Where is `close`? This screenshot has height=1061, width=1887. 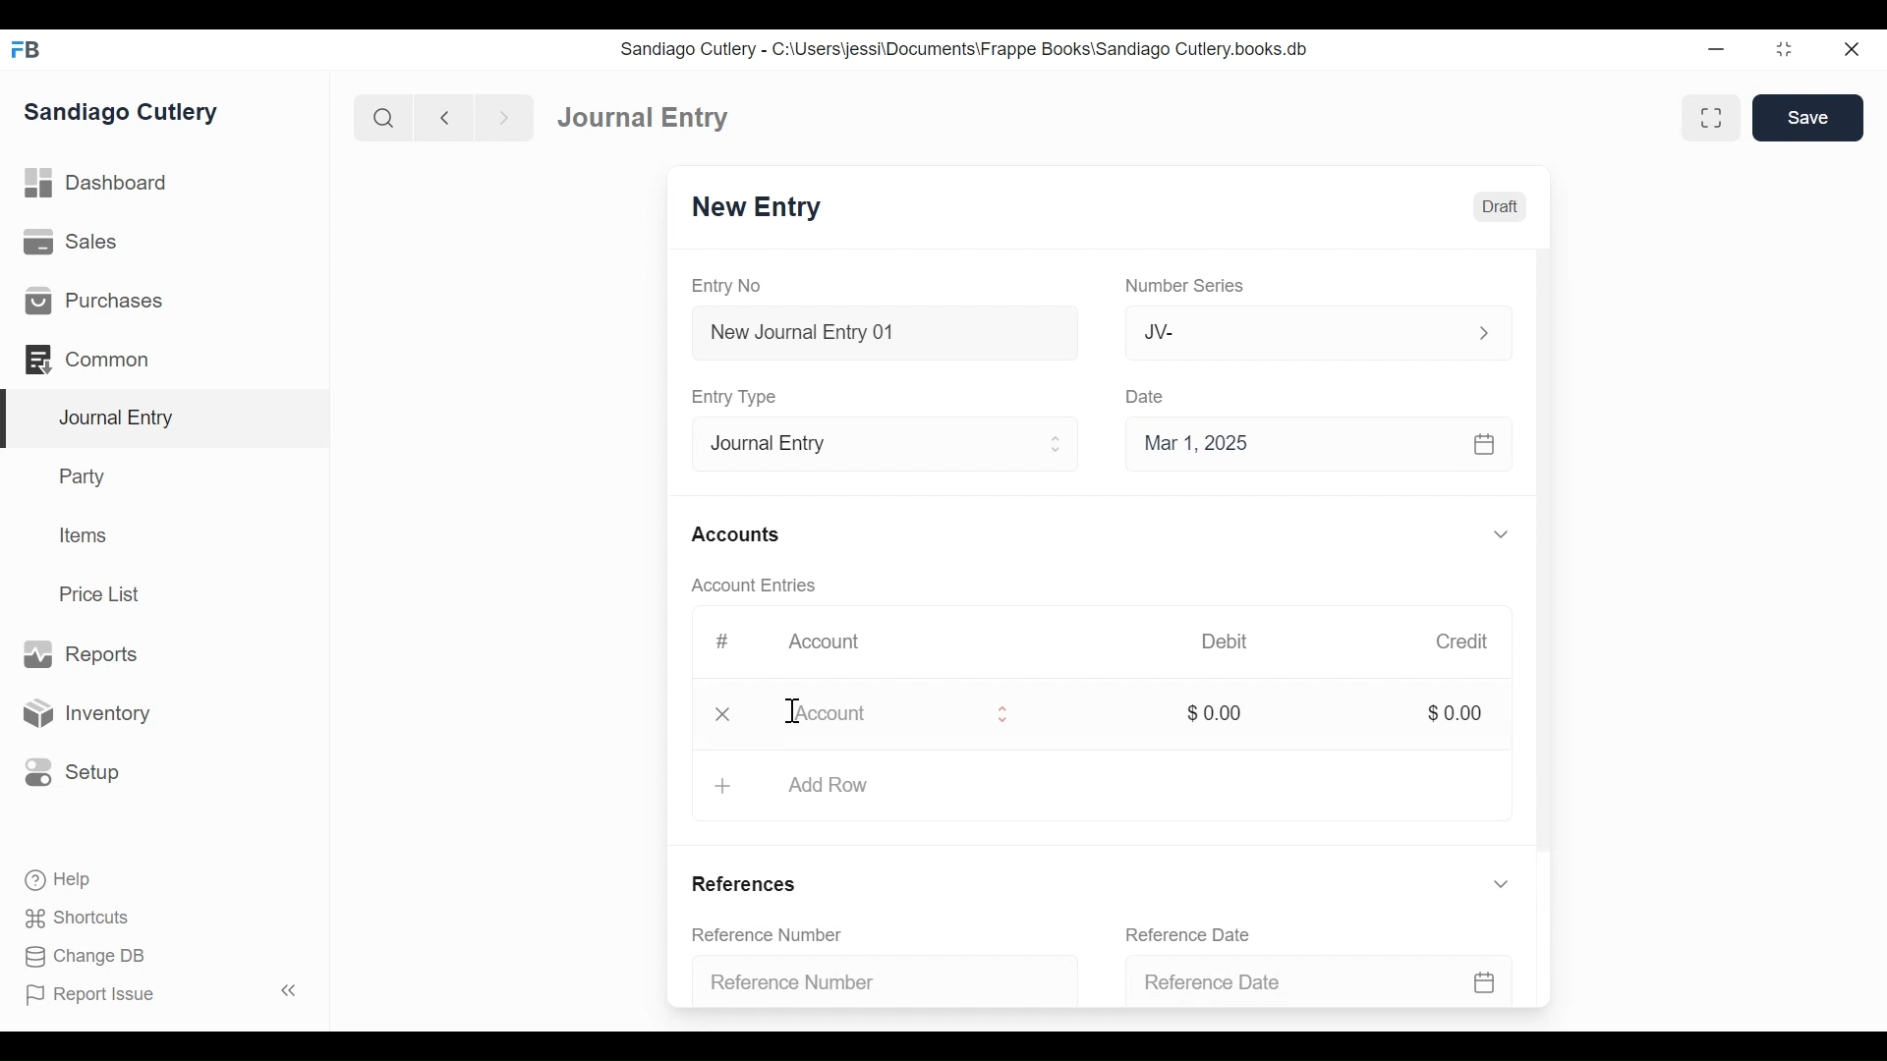
close is located at coordinates (1858, 47).